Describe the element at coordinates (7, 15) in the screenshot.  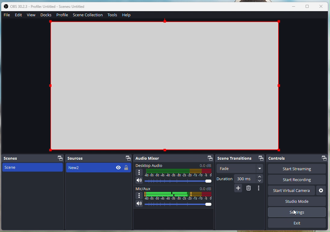
I see `File` at that location.